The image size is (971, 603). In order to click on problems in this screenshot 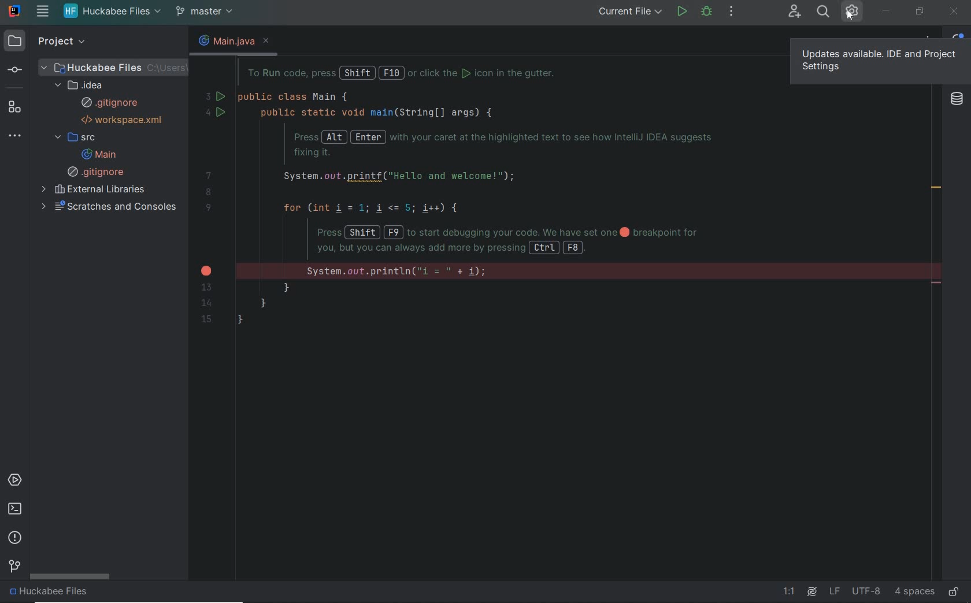, I will do `click(16, 538)`.